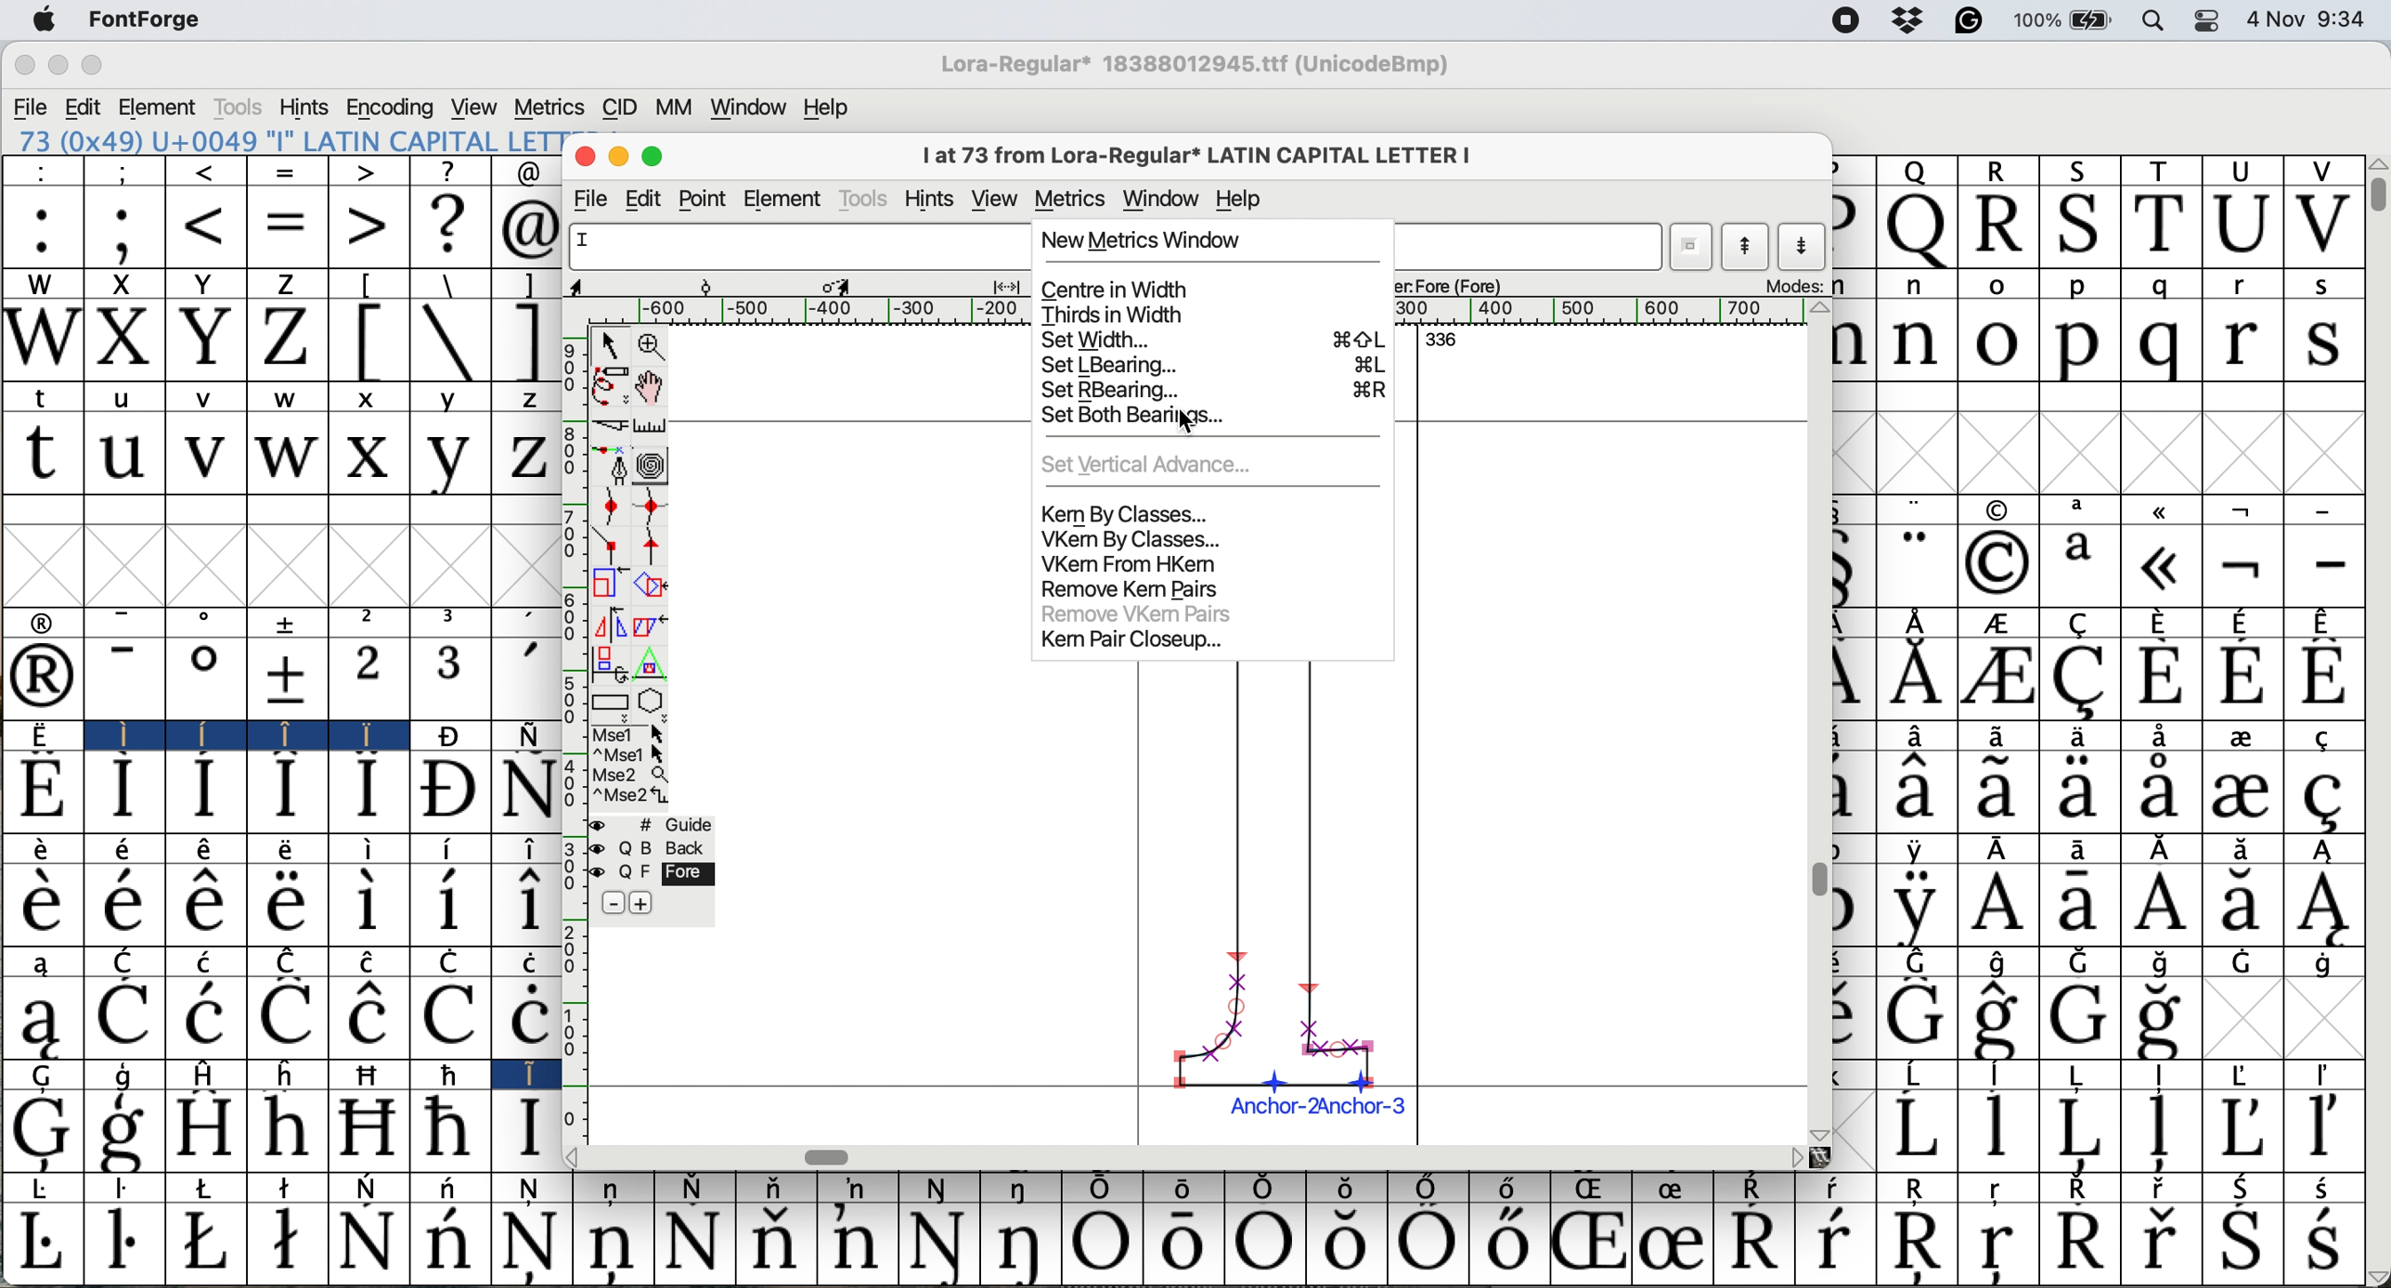  Describe the element at coordinates (2322, 225) in the screenshot. I see `V` at that location.